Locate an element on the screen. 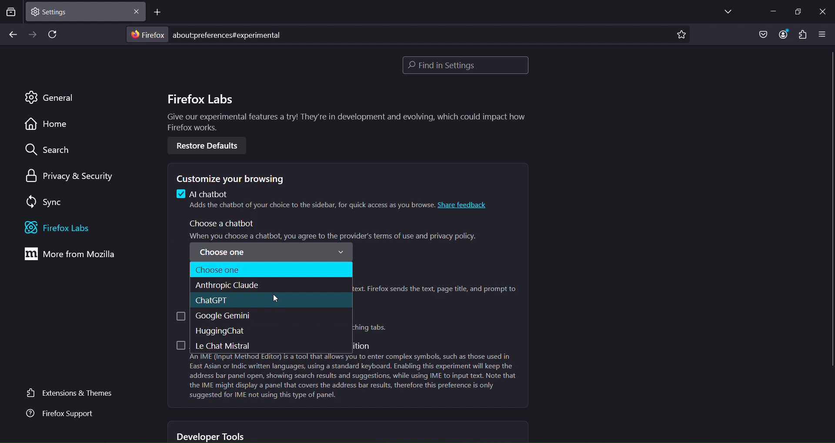 The height and width of the screenshot is (443, 835). choose one is located at coordinates (271, 270).